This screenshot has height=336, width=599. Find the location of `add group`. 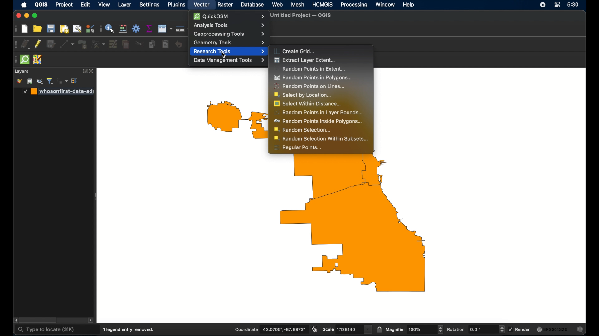

add group is located at coordinates (30, 81).